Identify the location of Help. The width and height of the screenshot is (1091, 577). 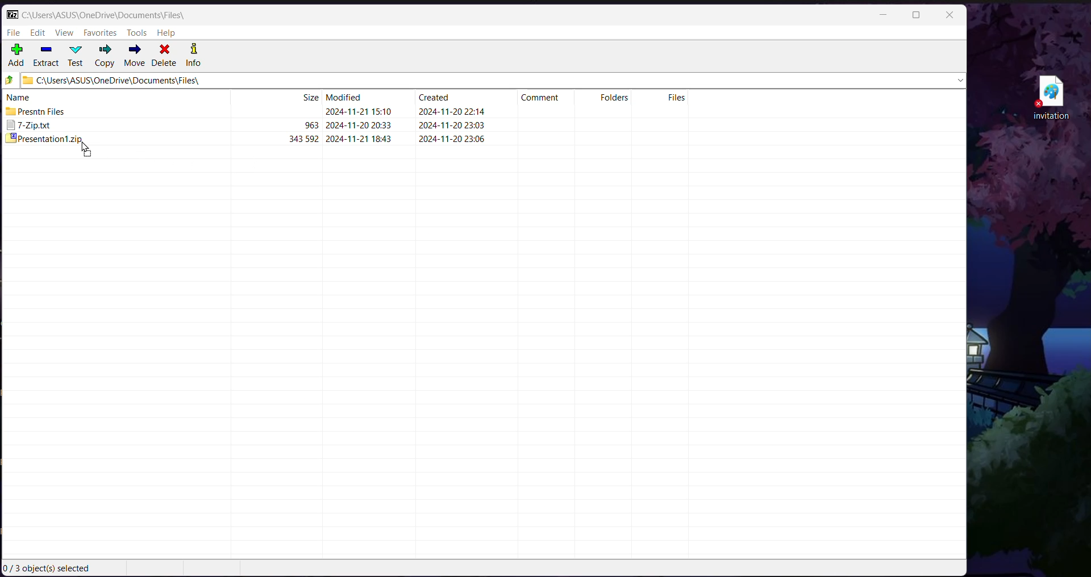
(167, 33).